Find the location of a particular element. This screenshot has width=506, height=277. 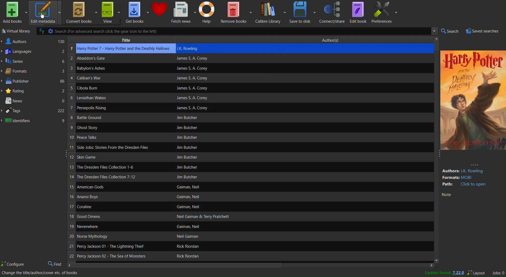

cursor is located at coordinates (42, 17).